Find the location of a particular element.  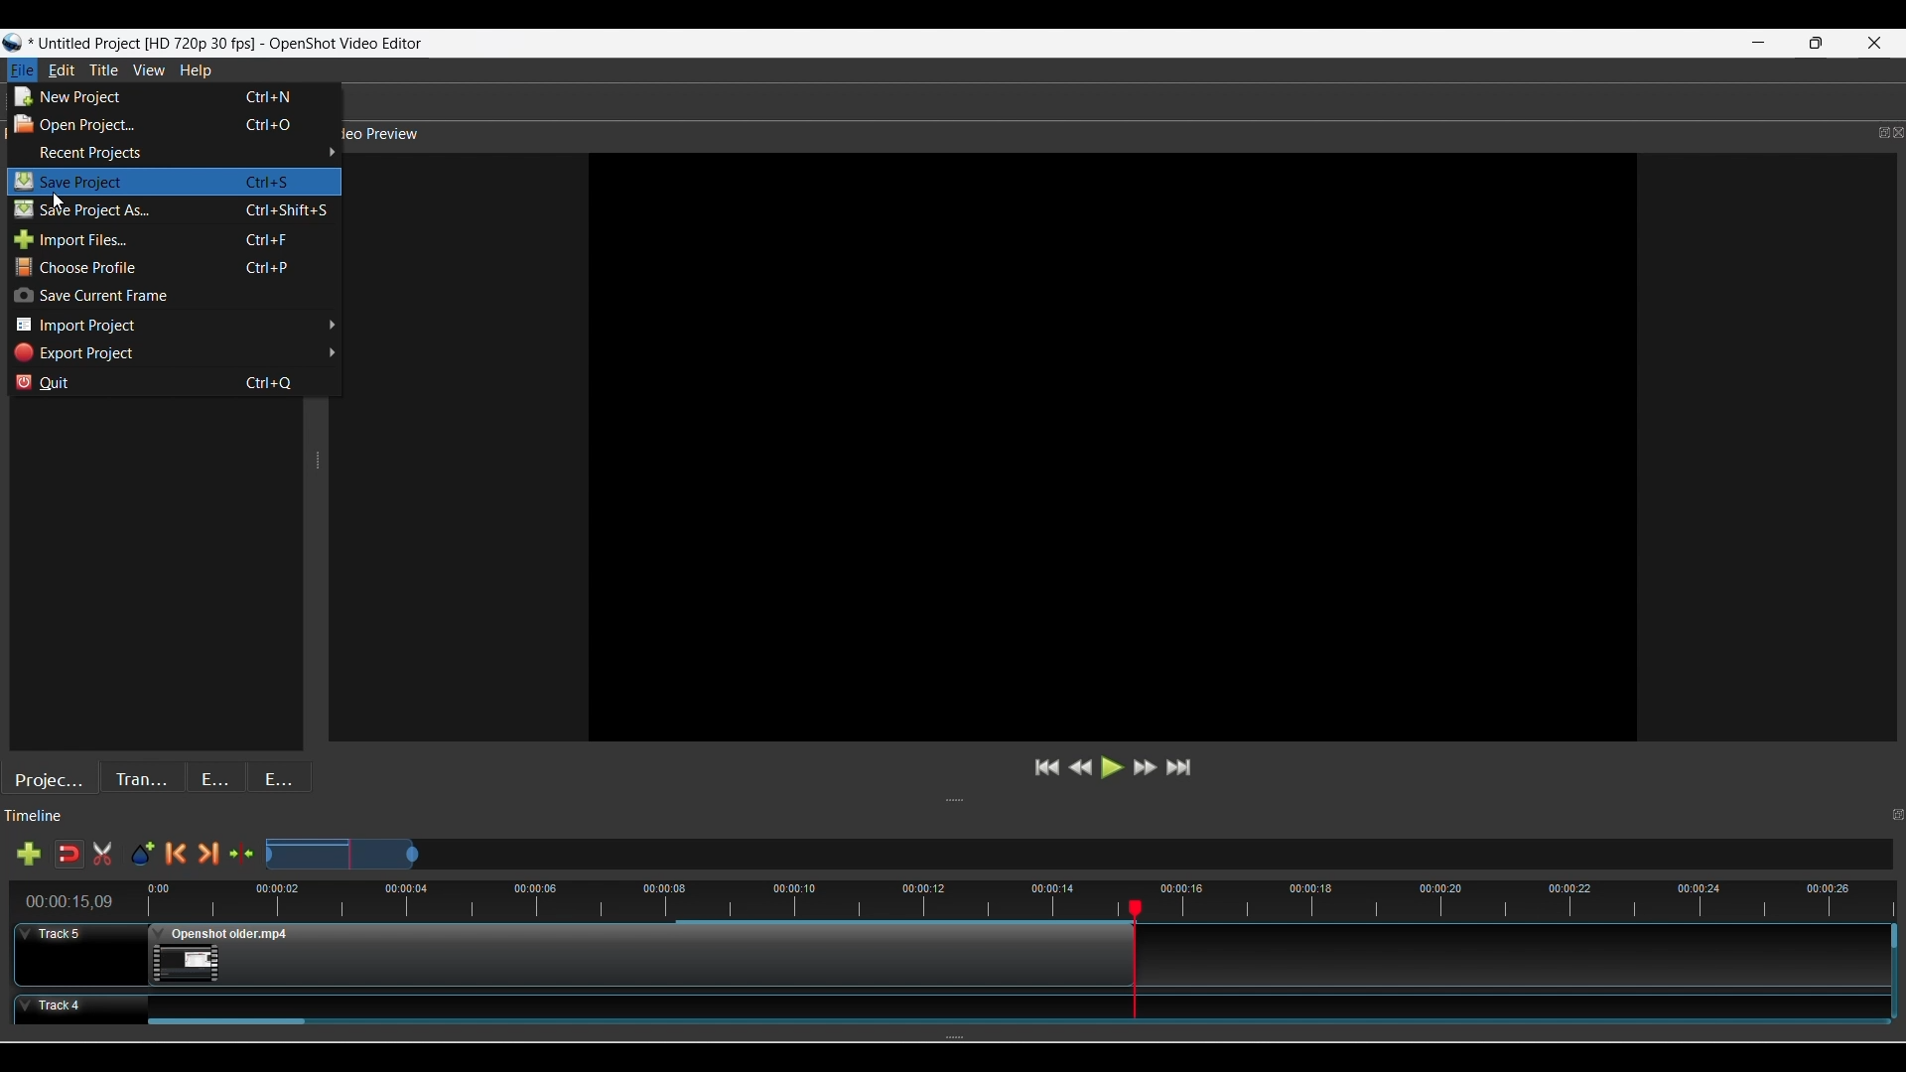

Software logo is located at coordinates (13, 43).